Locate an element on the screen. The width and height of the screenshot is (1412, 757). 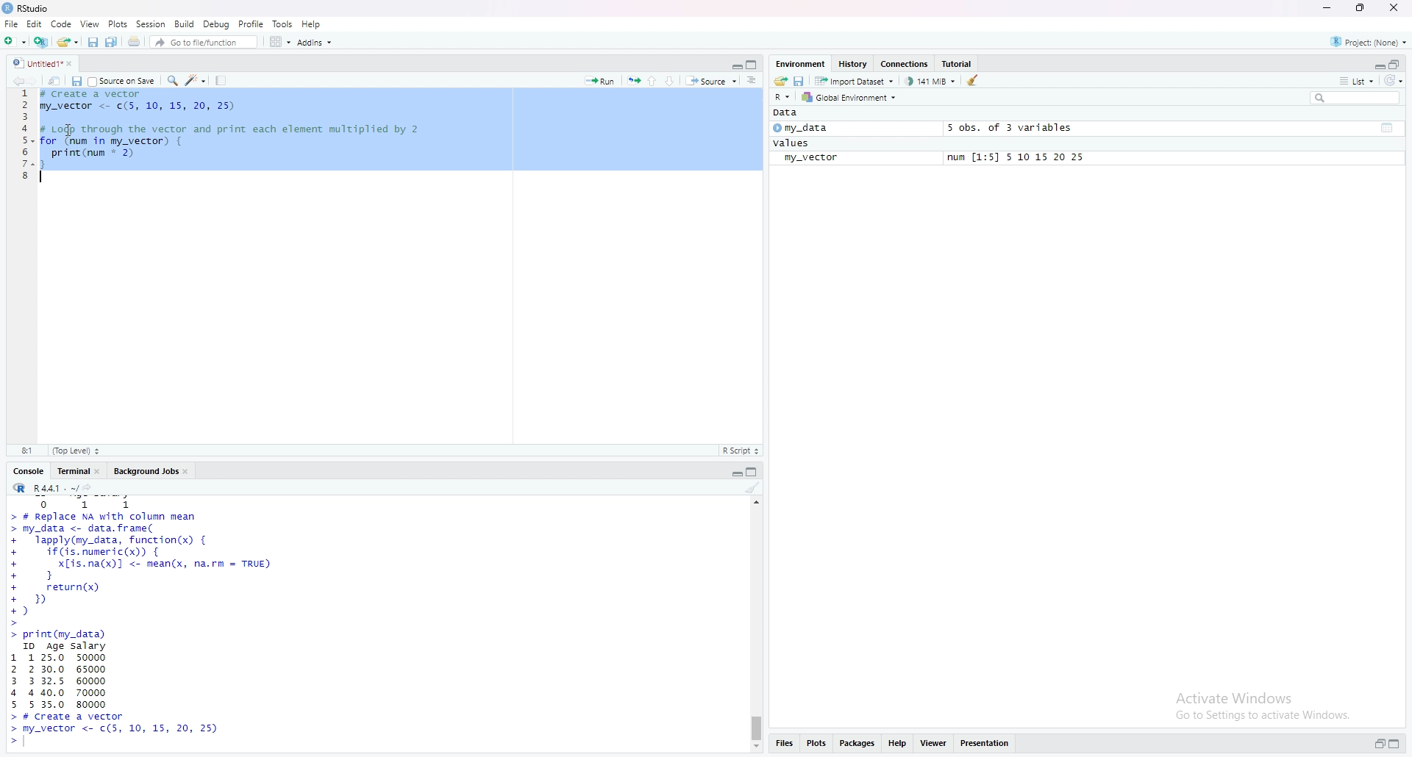
go forward is located at coordinates (36, 82).